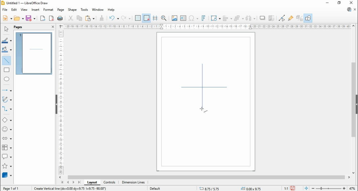 This screenshot has height=191, width=358. Describe the element at coordinates (126, 18) in the screenshot. I see `redo` at that location.